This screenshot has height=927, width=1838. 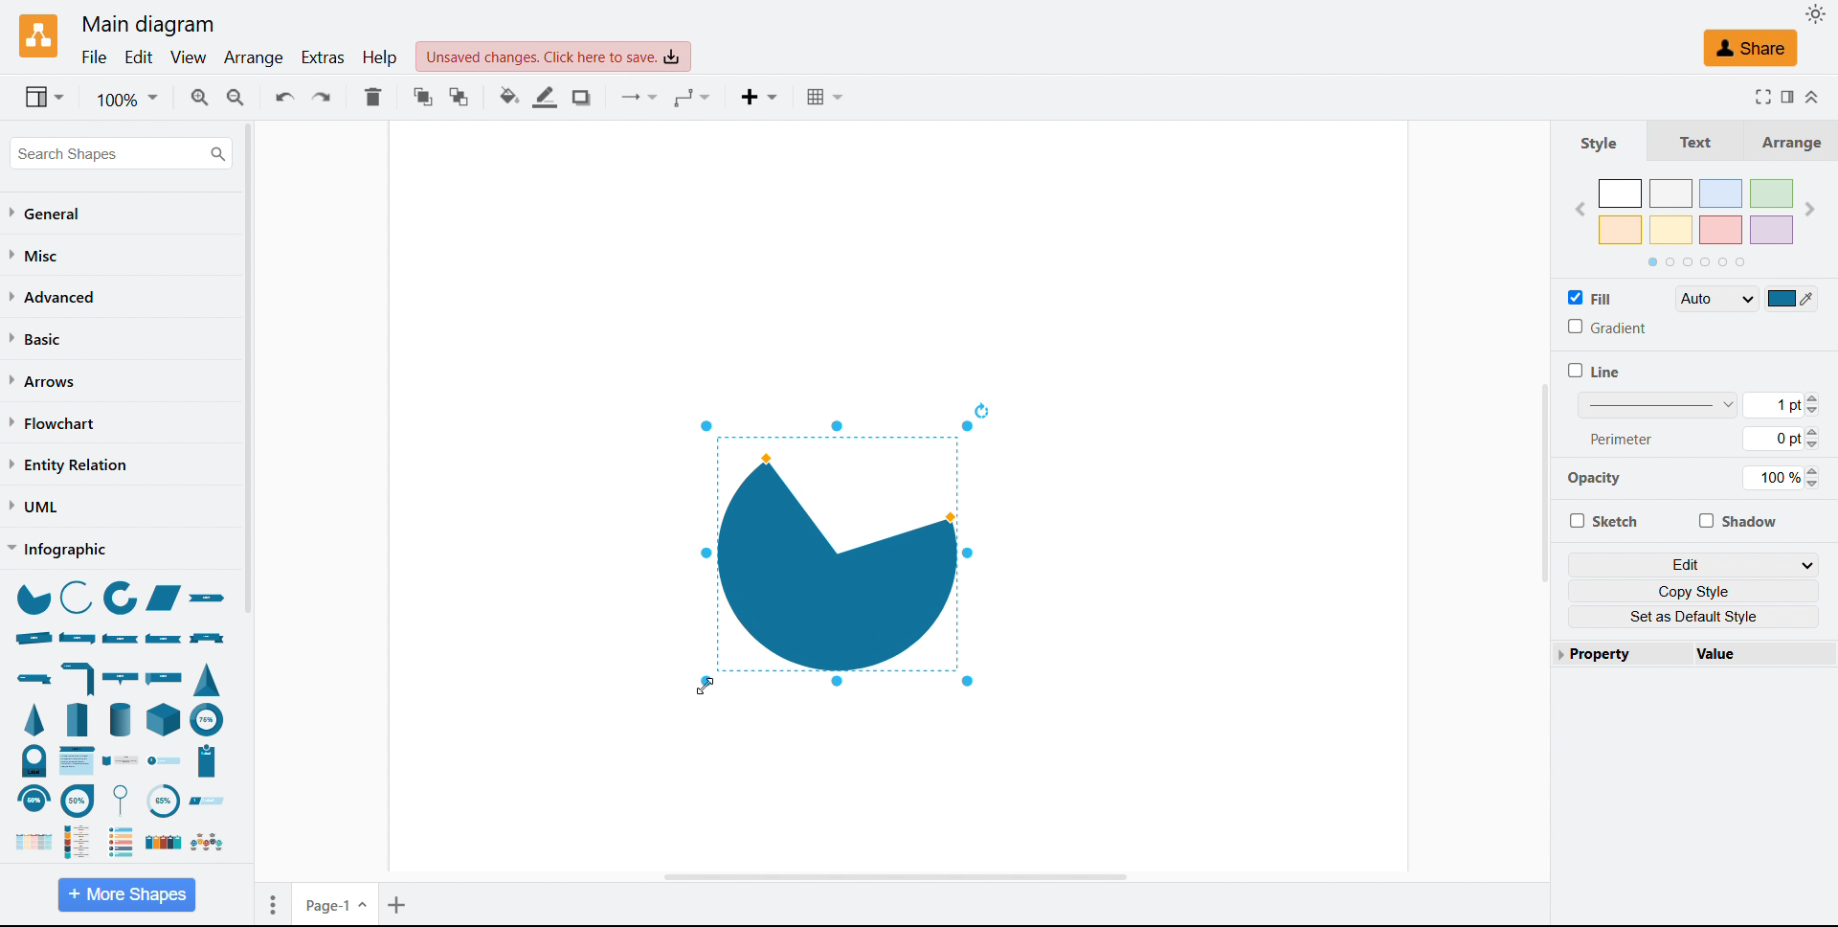 What do you see at coordinates (126, 98) in the screenshot?
I see `Zoom level ` at bounding box center [126, 98].